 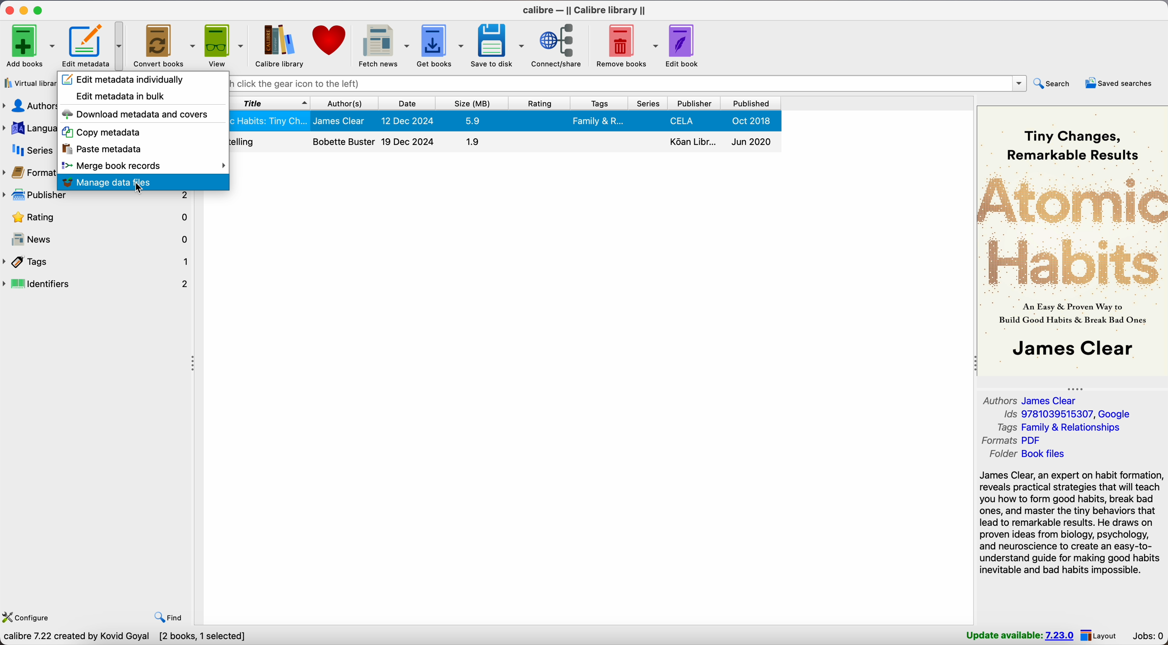 I want to click on cursor, so click(x=140, y=189).